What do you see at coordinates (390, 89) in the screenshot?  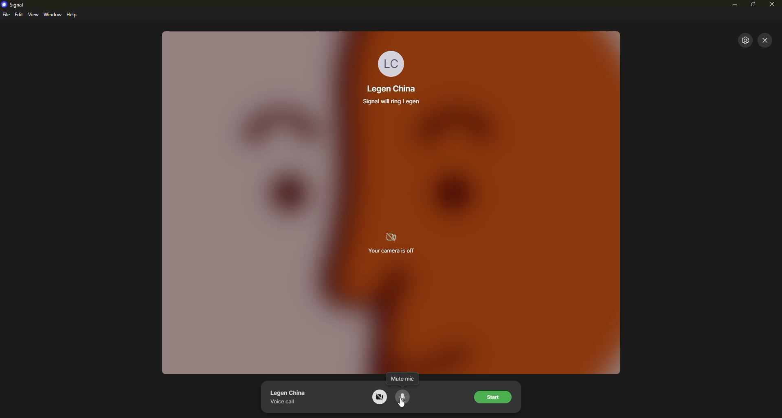 I see `contact` at bounding box center [390, 89].